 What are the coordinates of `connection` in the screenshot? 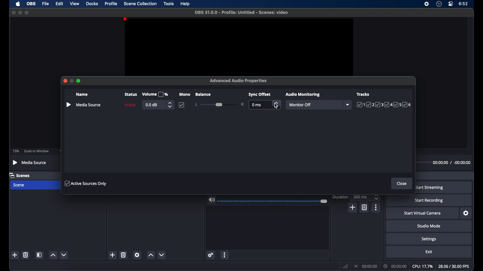 It's located at (366, 266).